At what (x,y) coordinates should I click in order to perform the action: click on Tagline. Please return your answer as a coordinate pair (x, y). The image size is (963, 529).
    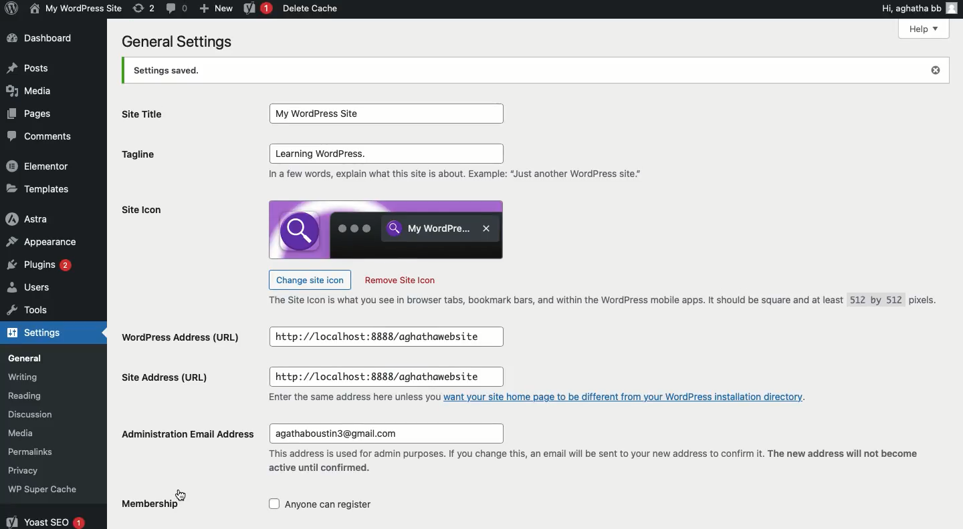
    Looking at the image, I should click on (152, 154).